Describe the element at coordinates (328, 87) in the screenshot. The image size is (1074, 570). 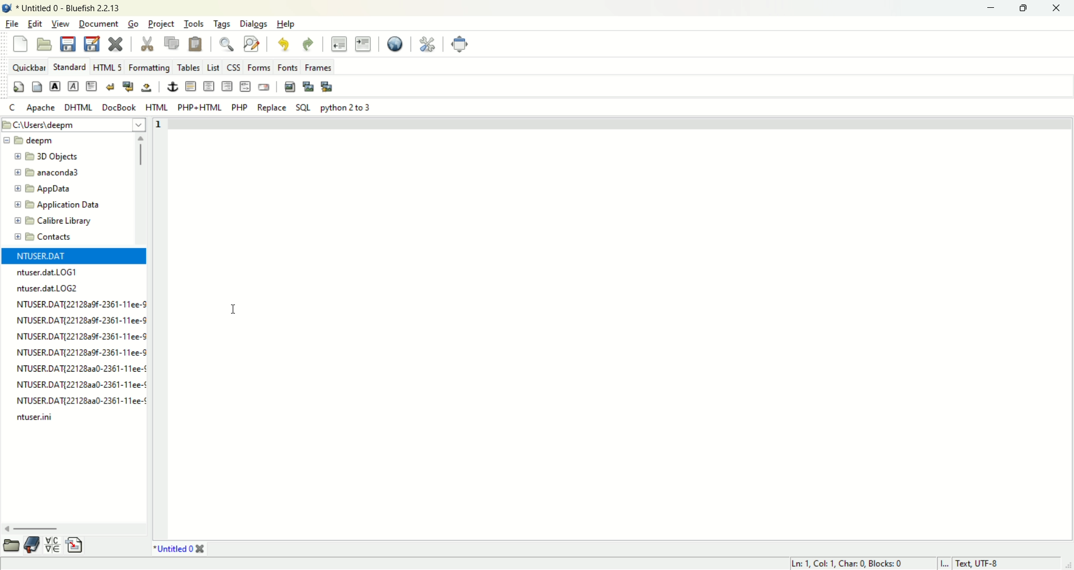
I see `multi thumbnail` at that location.